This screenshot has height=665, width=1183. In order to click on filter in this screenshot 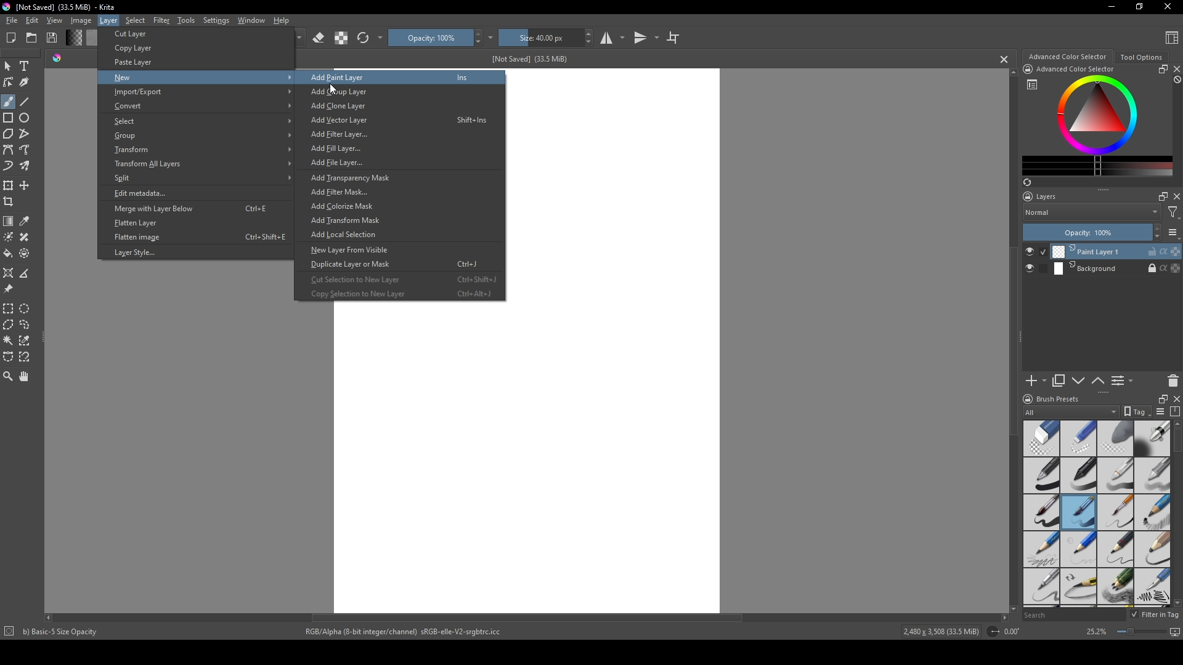, I will do `click(1173, 212)`.